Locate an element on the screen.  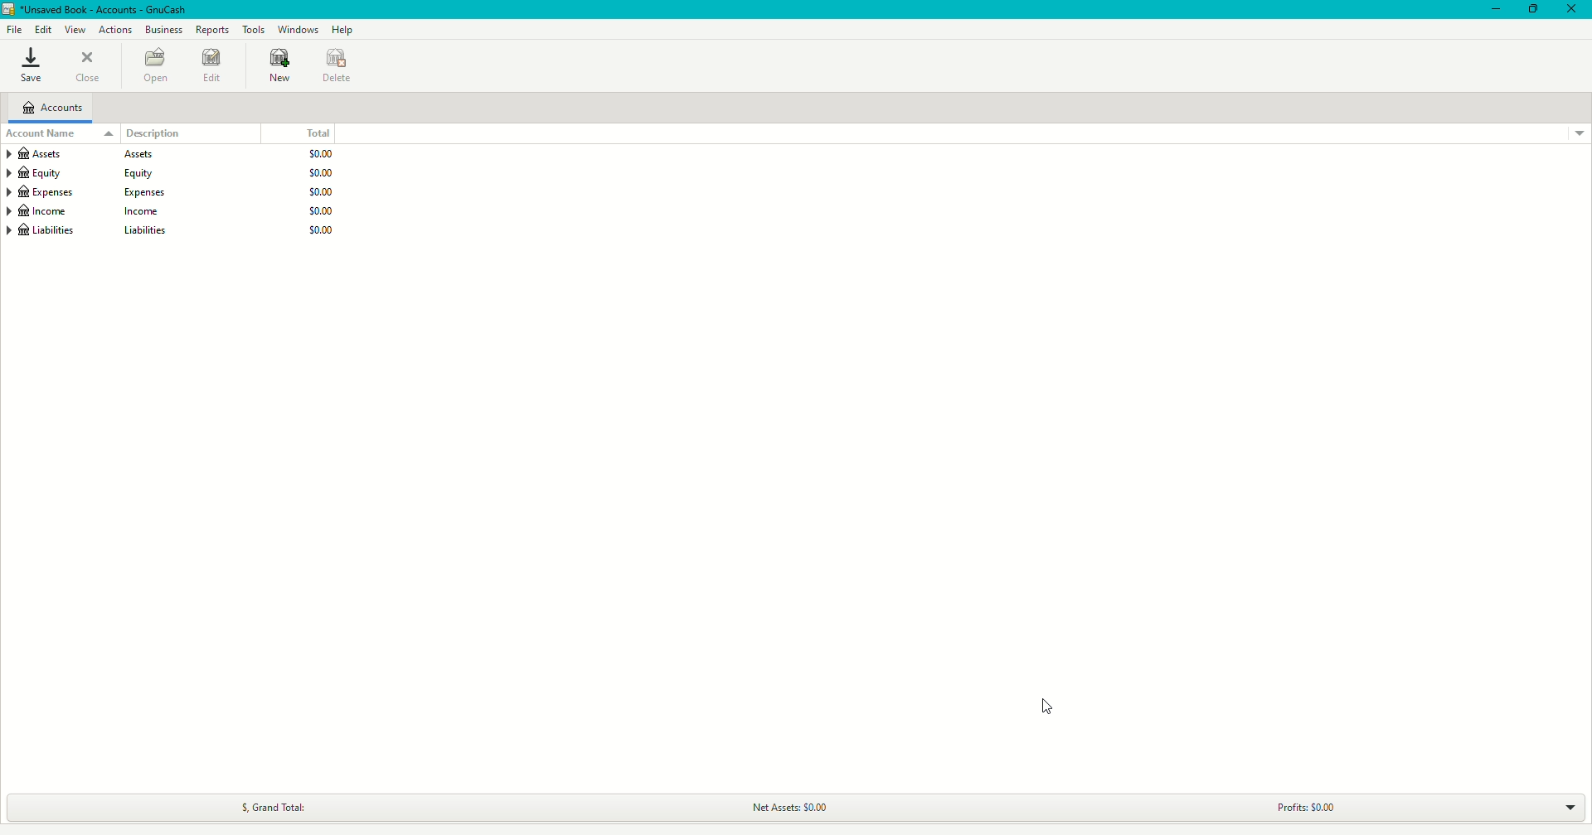
Equity is located at coordinates (171, 173).